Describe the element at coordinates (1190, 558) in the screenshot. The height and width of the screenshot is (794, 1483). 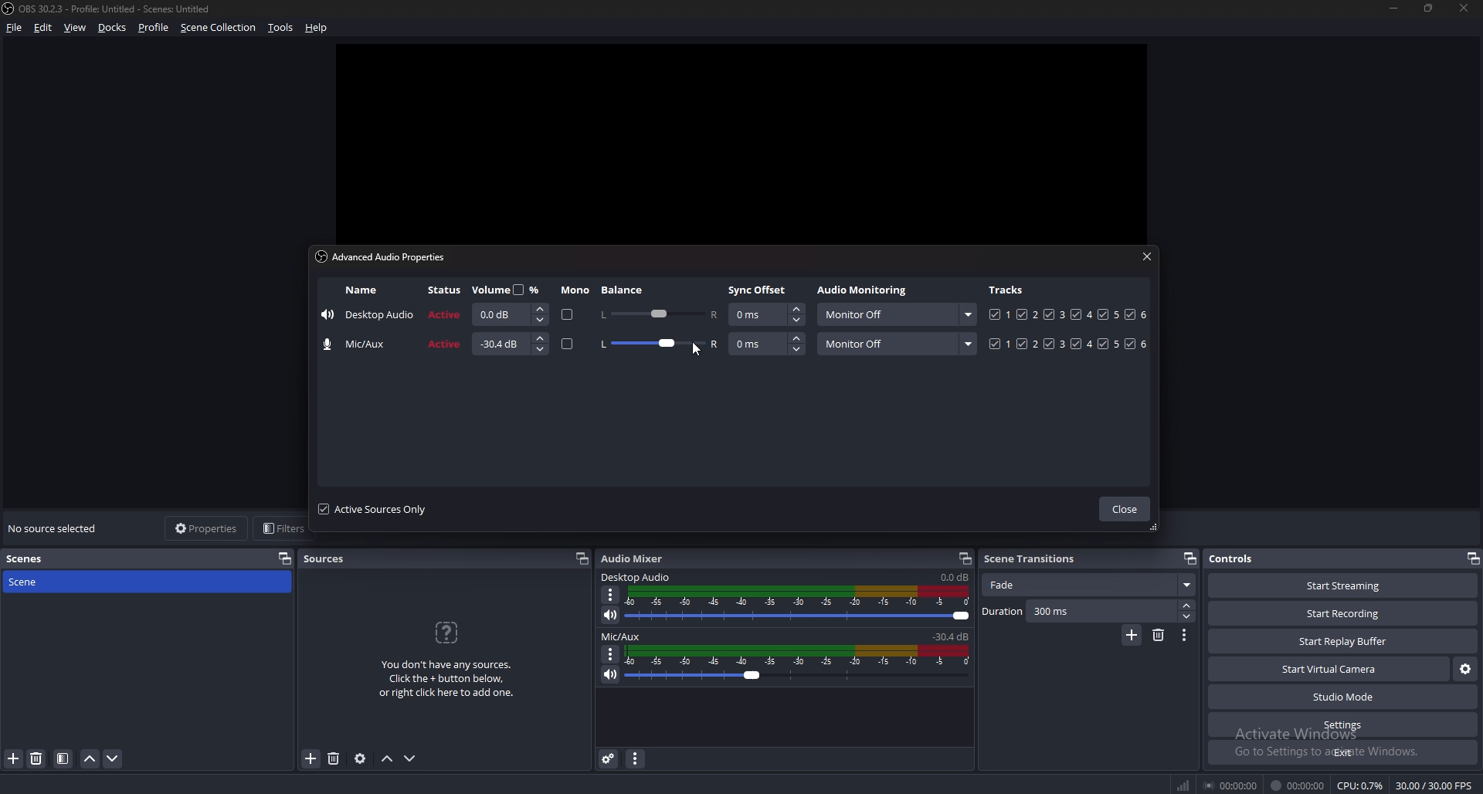
I see `pop out` at that location.